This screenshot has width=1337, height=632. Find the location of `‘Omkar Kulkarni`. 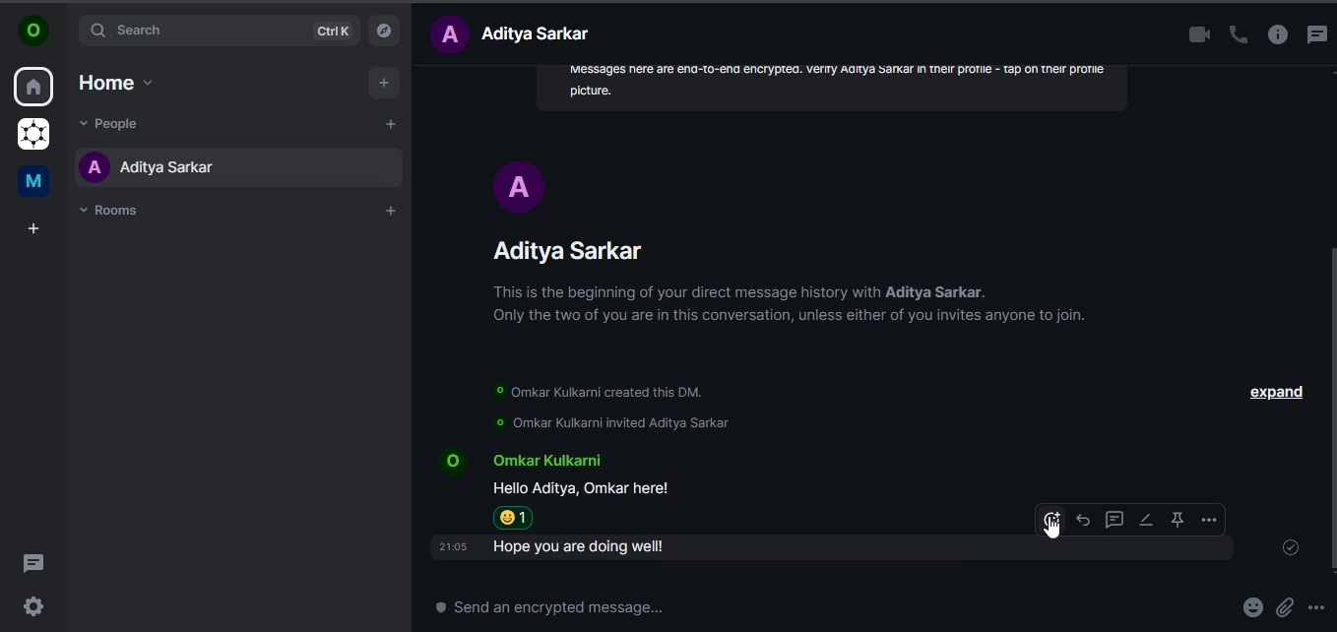

‘Omkar Kulkarni is located at coordinates (544, 463).